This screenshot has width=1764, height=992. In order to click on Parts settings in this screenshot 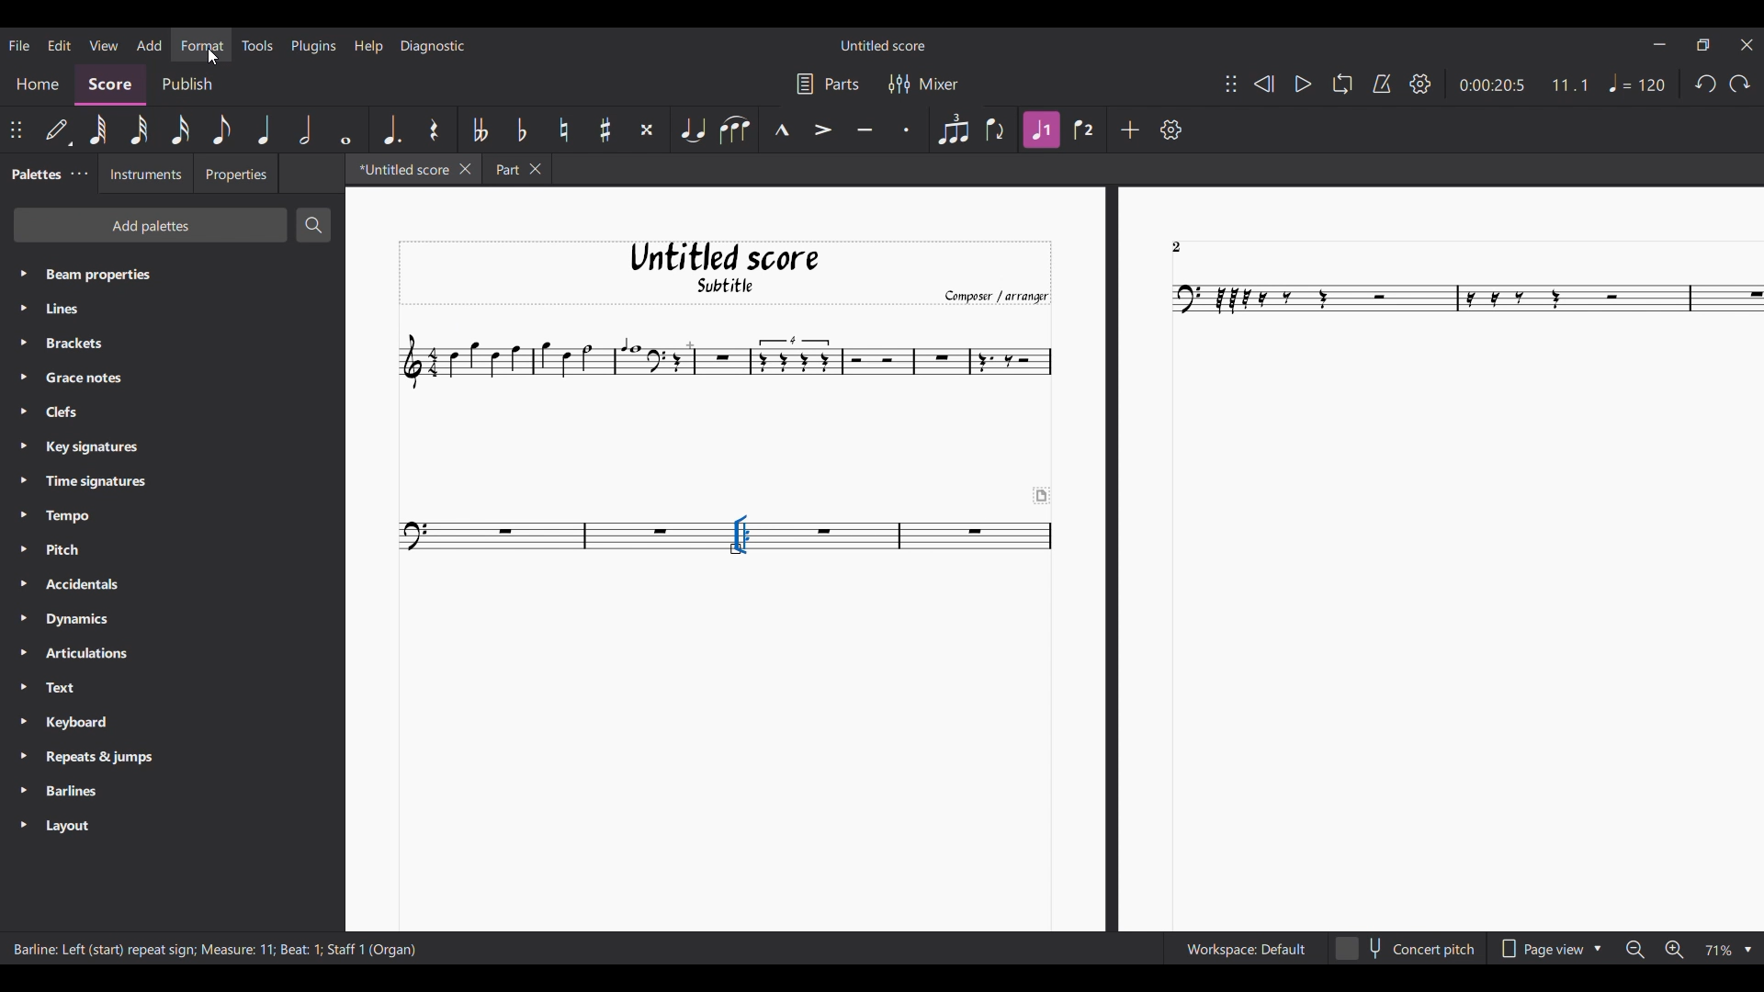, I will do `click(829, 84)`.